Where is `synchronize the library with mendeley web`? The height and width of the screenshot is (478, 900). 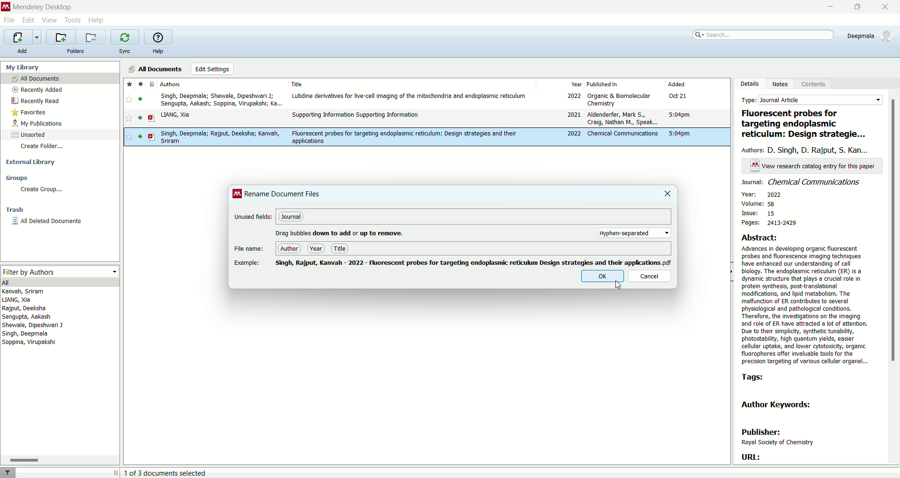 synchronize the library with mendeley web is located at coordinates (125, 37).